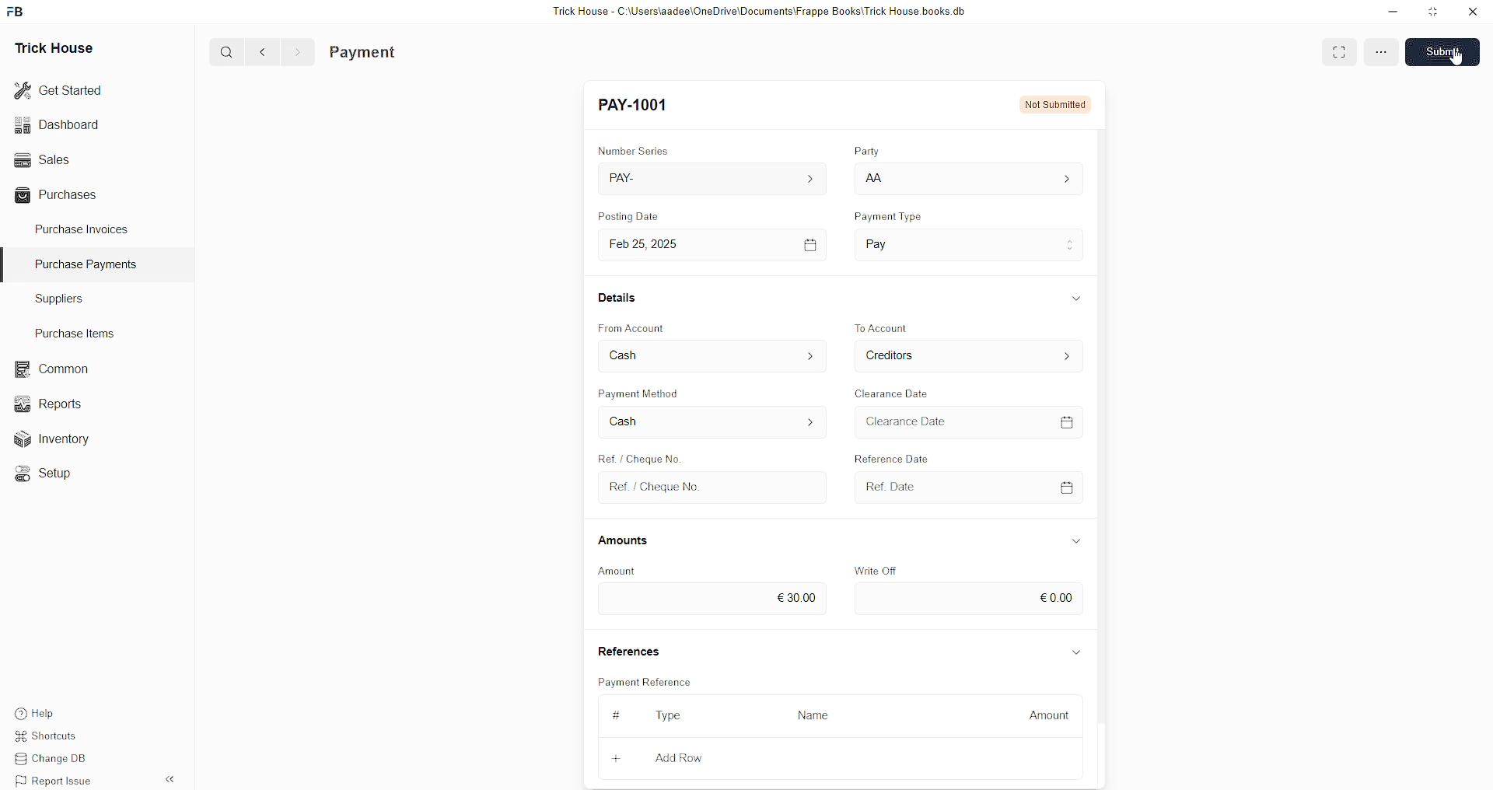 This screenshot has height=790, width=1493. What do you see at coordinates (893, 568) in the screenshot?
I see `Write Off` at bounding box center [893, 568].